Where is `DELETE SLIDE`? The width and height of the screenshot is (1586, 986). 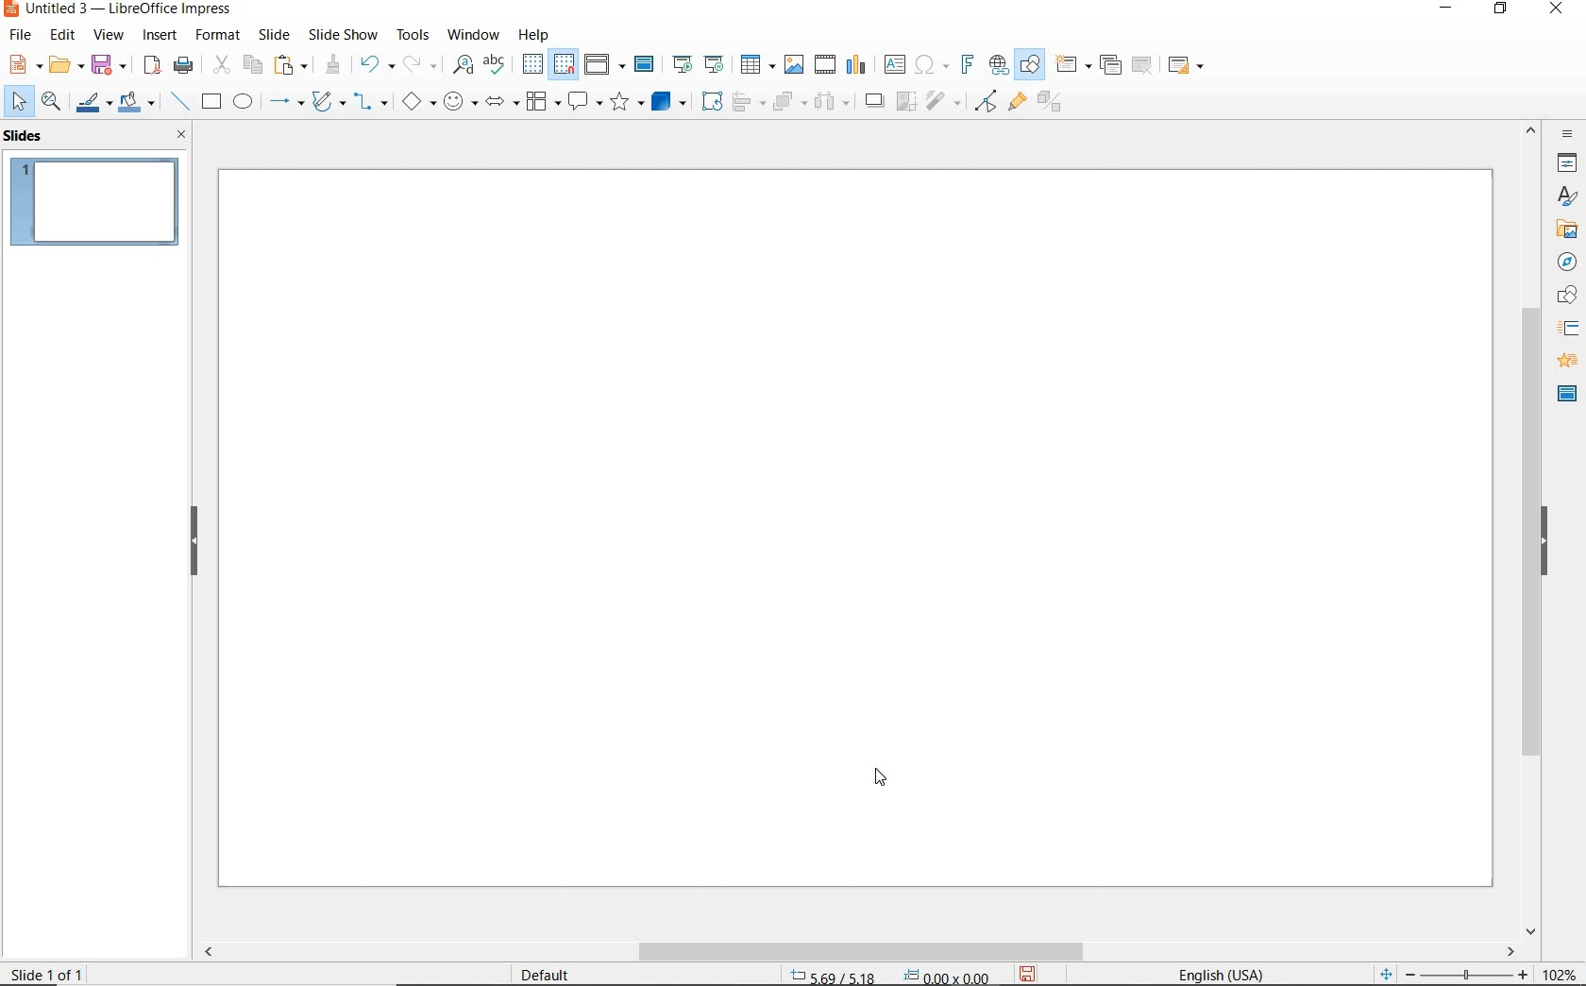
DELETE SLIDE is located at coordinates (1140, 64).